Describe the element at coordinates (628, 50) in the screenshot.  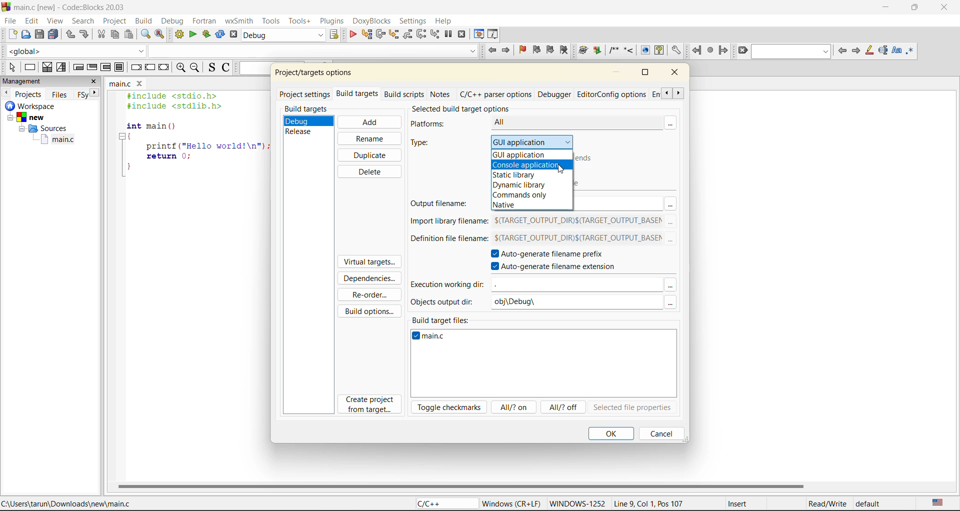
I see `Insert a line comment at the current cursor position` at that location.